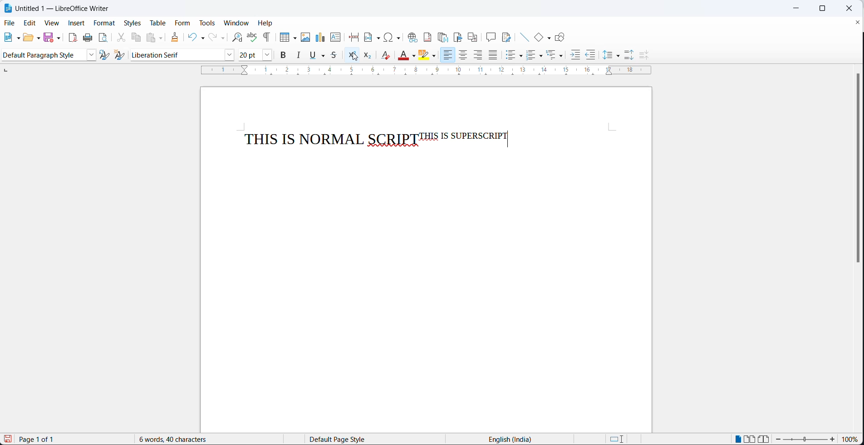  Describe the element at coordinates (75, 24) in the screenshot. I see `insert ` at that location.